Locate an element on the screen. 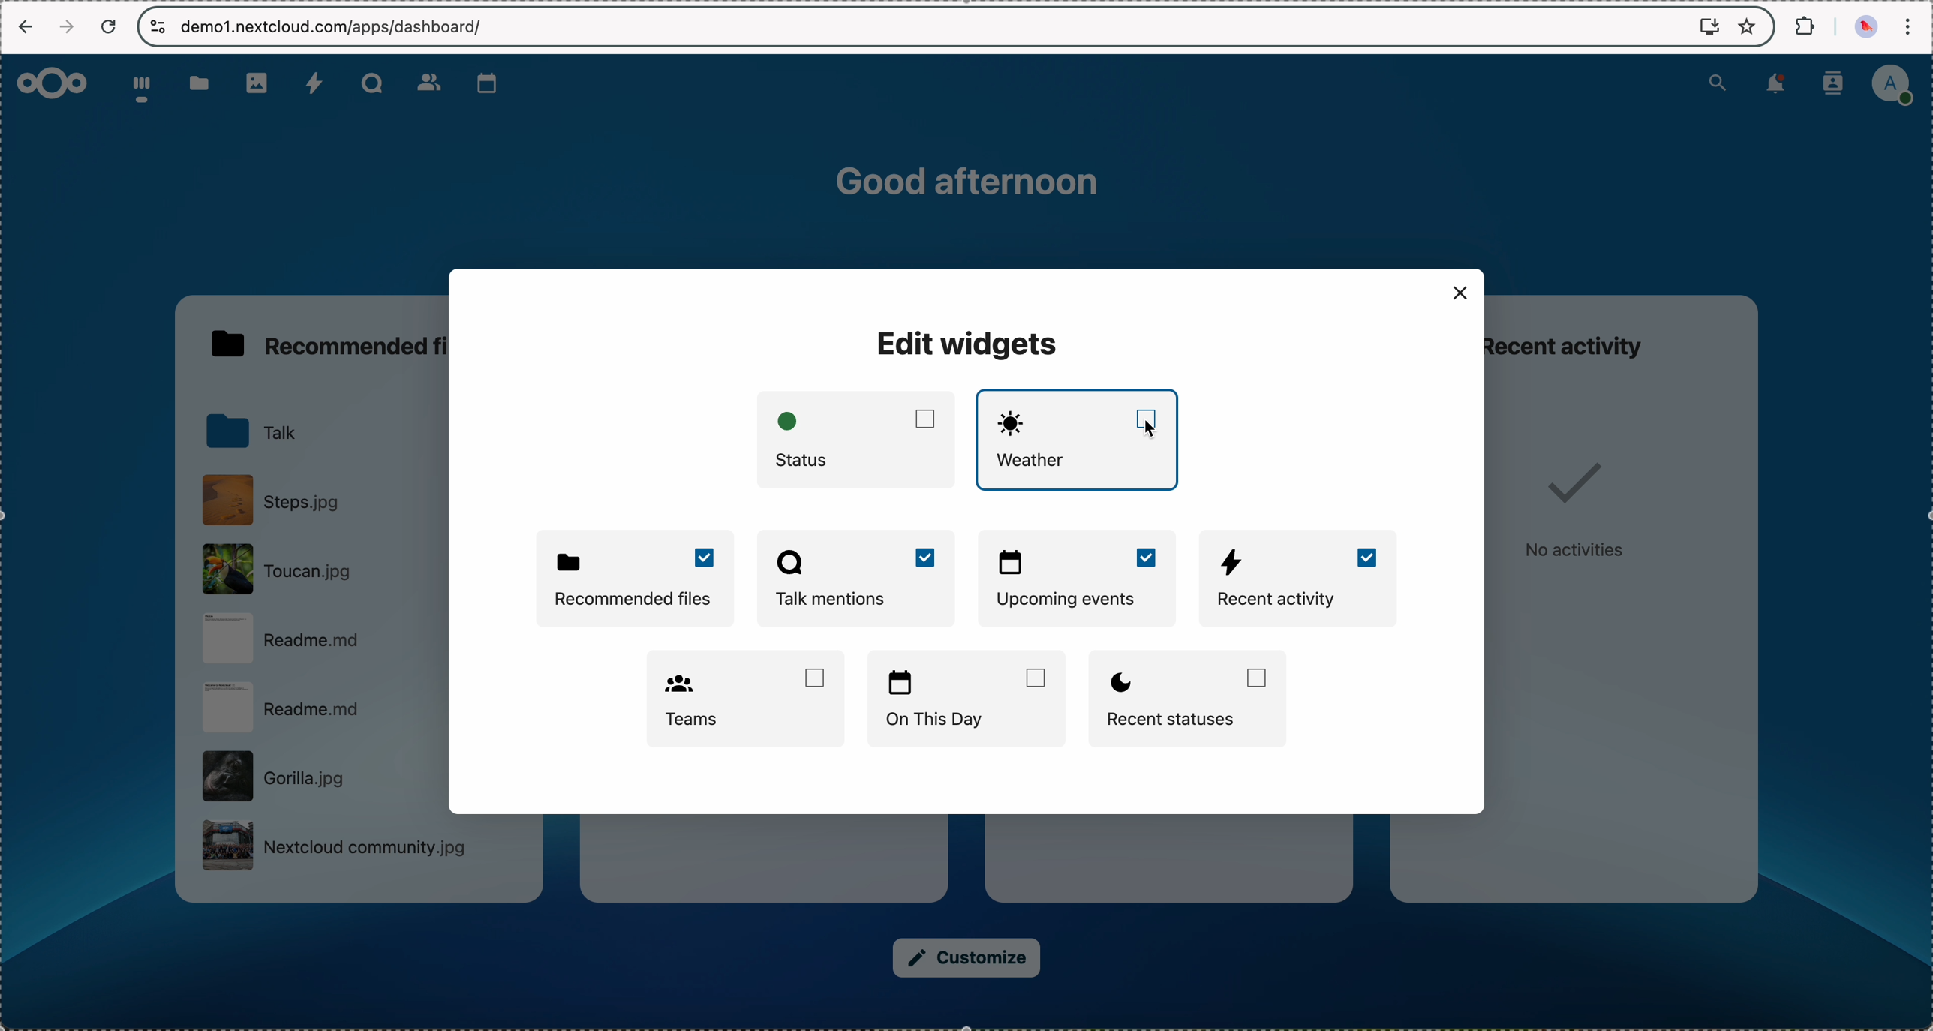 The width and height of the screenshot is (1933, 1031). notifications is located at coordinates (1776, 85).